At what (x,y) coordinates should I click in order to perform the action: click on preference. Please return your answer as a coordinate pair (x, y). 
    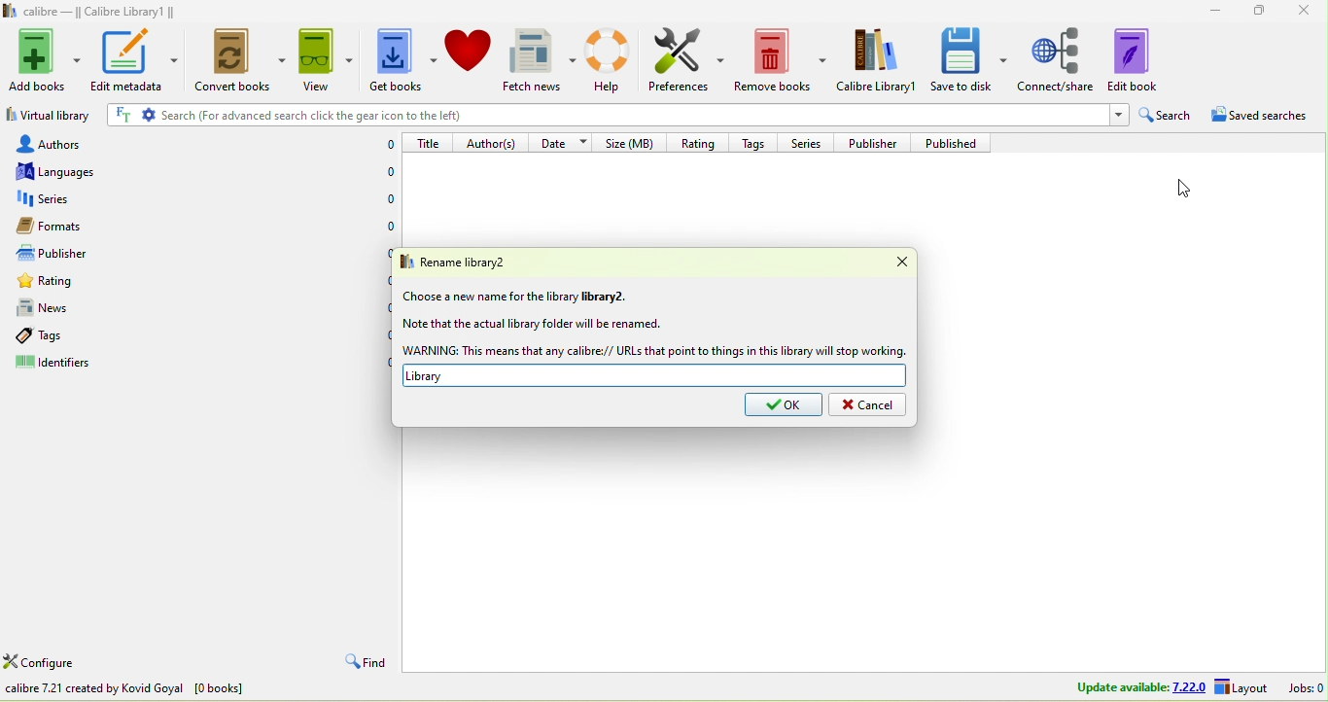
    Looking at the image, I should click on (687, 61).